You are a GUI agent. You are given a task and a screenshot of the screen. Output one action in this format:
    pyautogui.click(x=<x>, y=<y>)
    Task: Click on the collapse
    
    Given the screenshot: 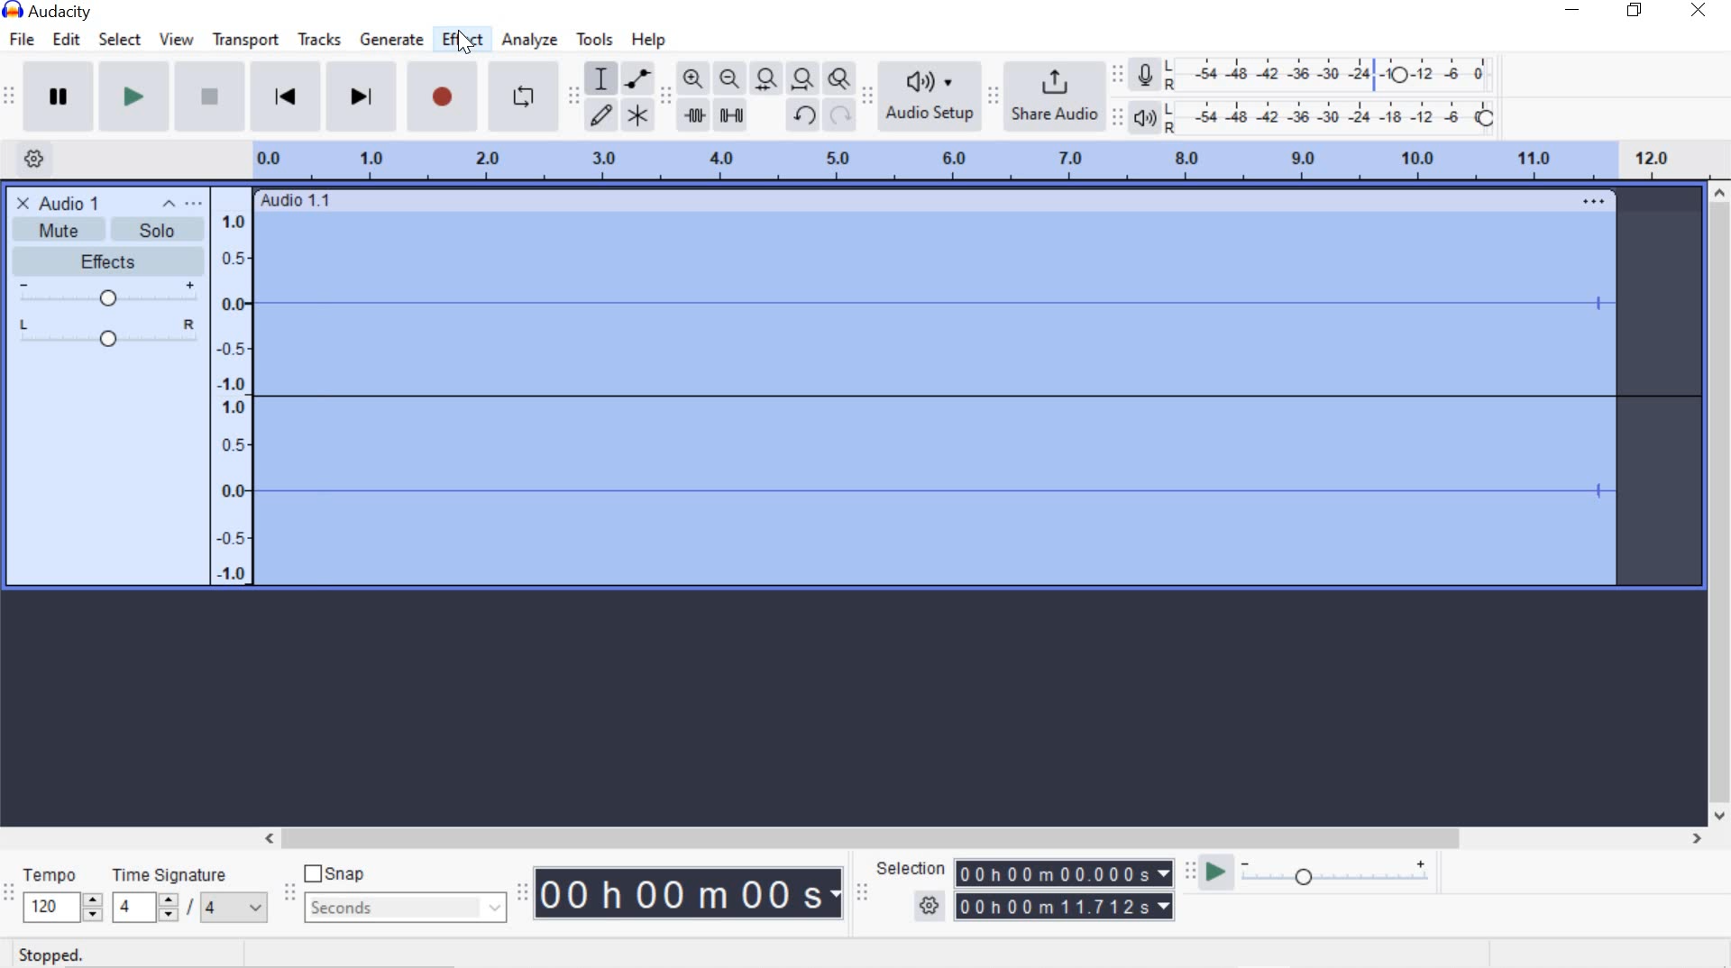 What is the action you would take?
    pyautogui.click(x=169, y=205)
    